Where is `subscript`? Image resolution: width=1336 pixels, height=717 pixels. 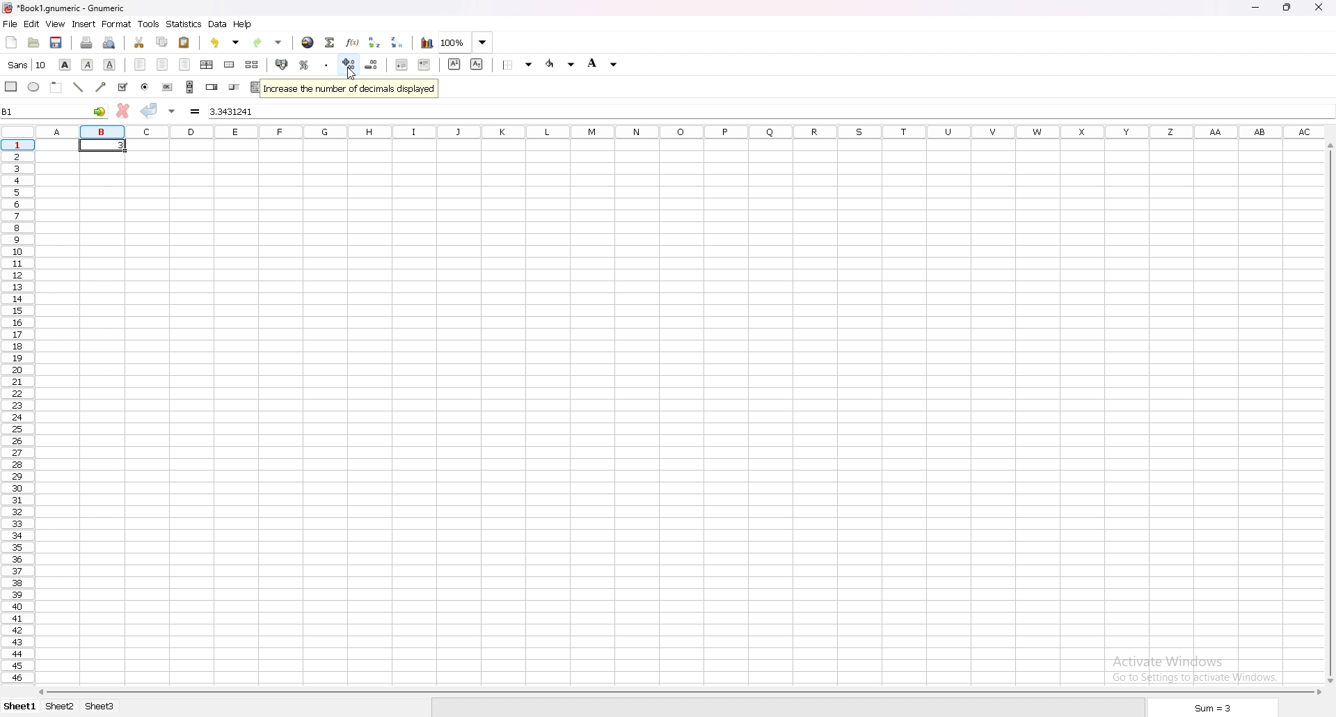 subscript is located at coordinates (477, 65).